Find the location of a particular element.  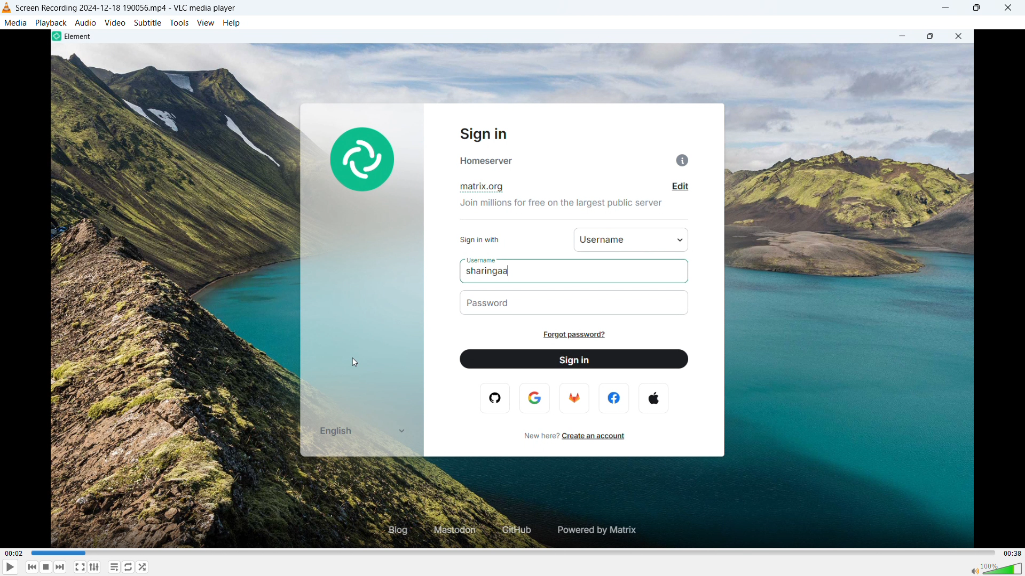

media is located at coordinates (16, 22).